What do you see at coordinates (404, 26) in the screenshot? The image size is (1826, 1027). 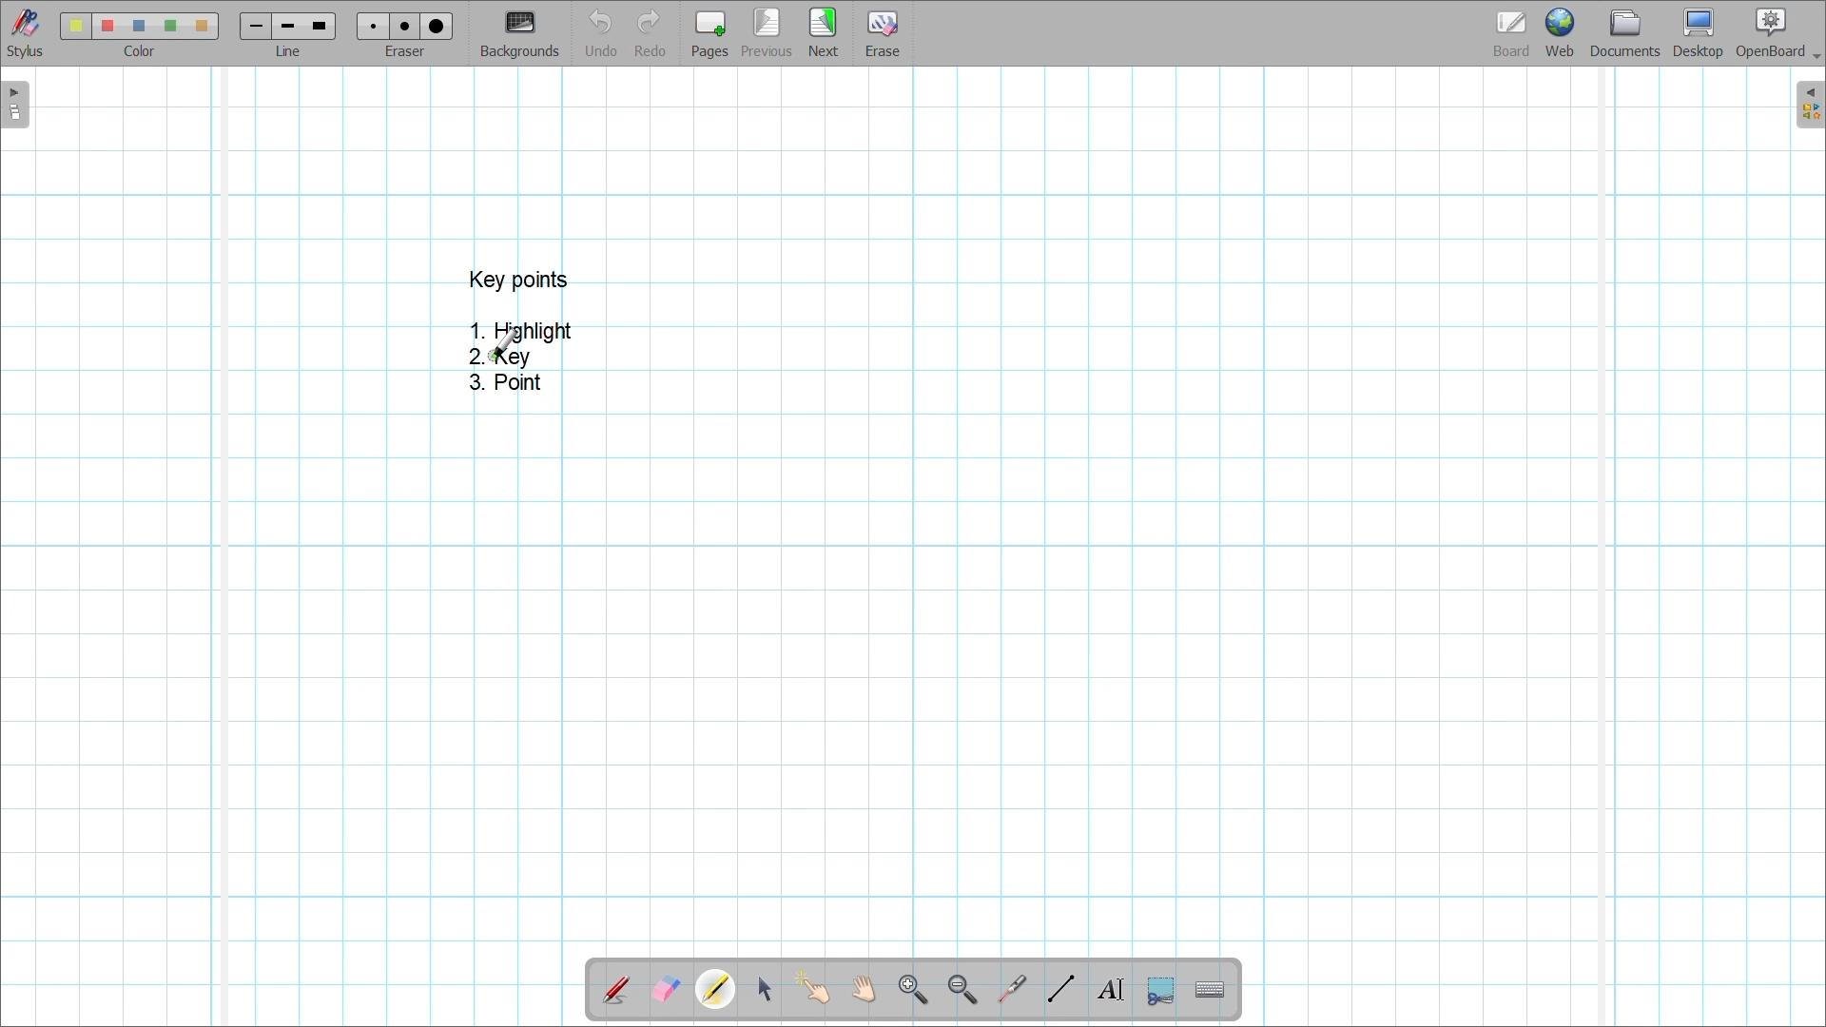 I see `eraser 2` at bounding box center [404, 26].